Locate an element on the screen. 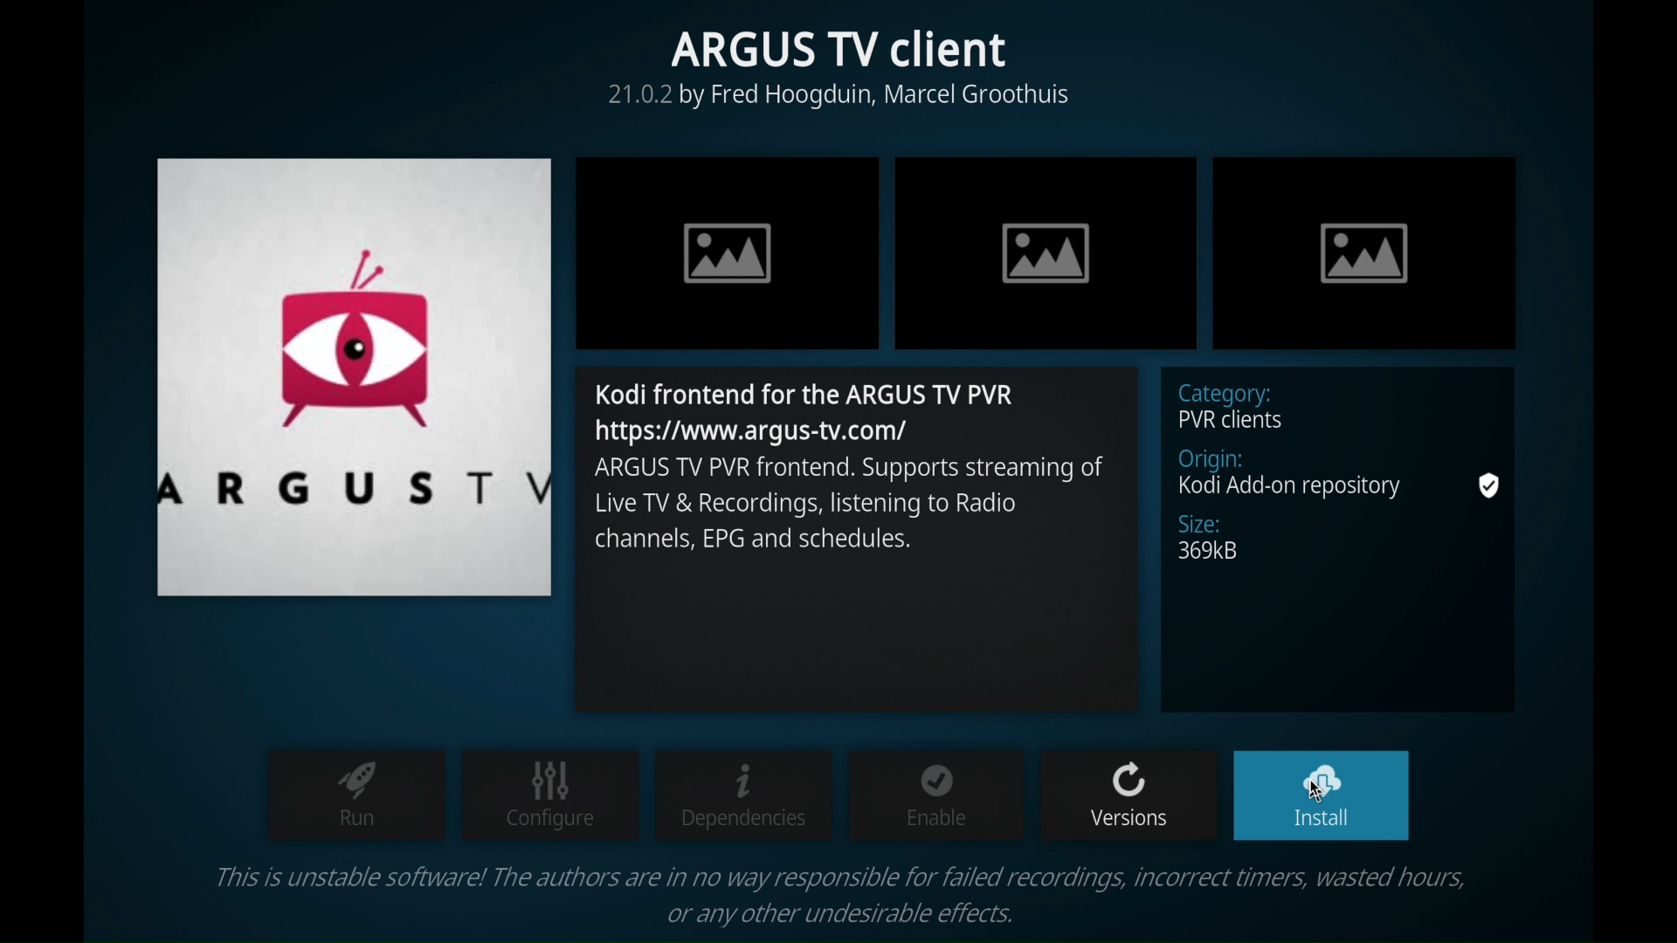 The height and width of the screenshot is (943, 1677). This Is unstable software! The authors are in no way responsible for failed recordings, incorrect timers, wasted hours,
or any other undesirable effects. is located at coordinates (852, 893).